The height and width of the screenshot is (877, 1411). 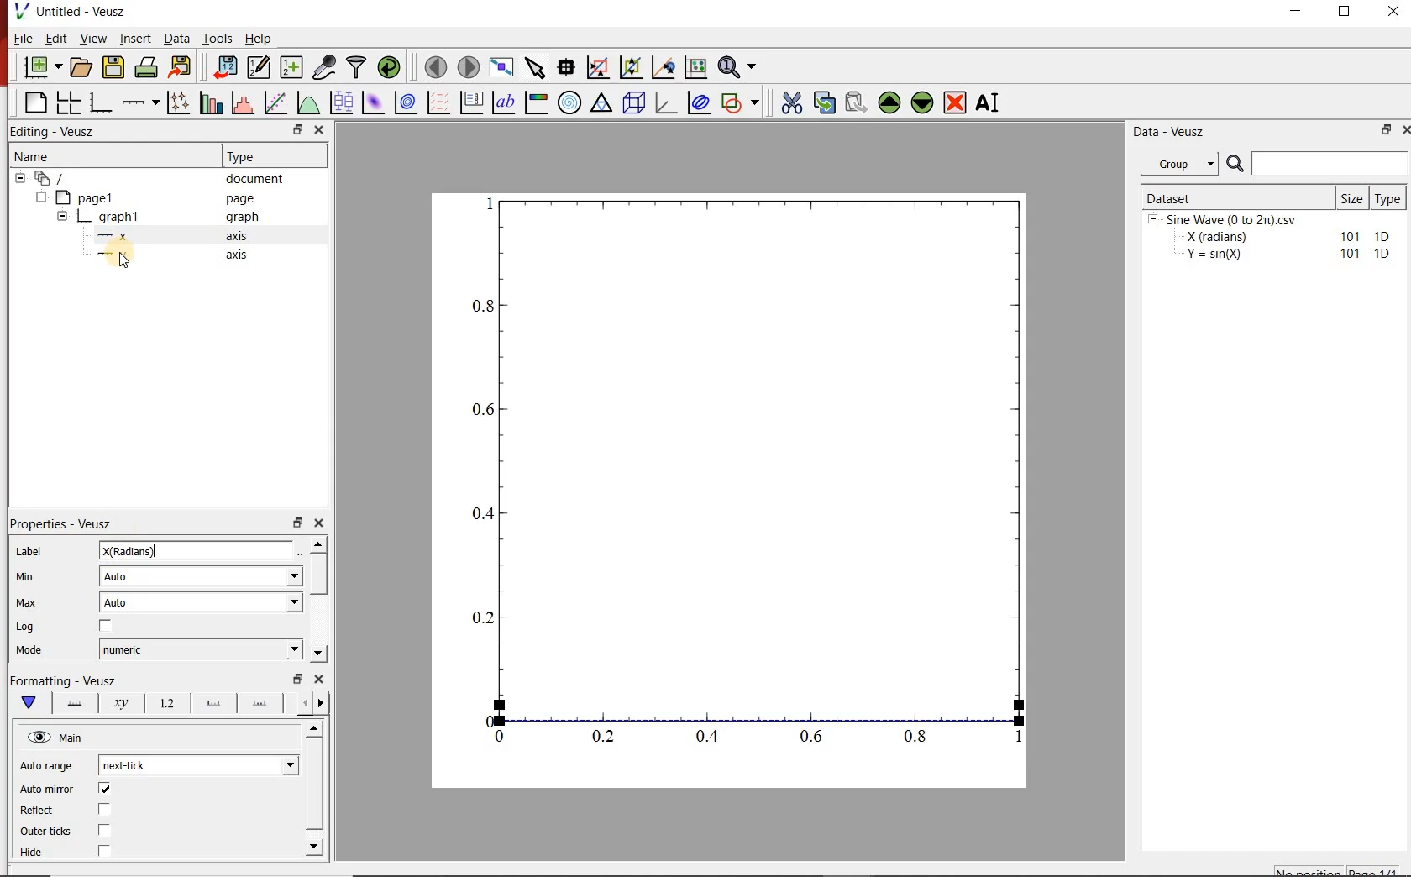 I want to click on move up, so click(x=889, y=102).